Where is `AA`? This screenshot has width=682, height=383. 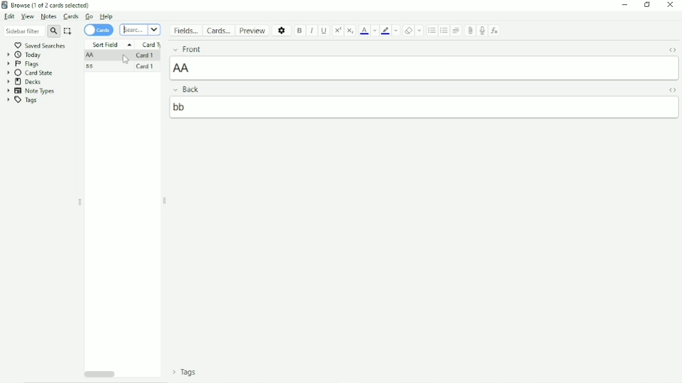
AA is located at coordinates (423, 70).